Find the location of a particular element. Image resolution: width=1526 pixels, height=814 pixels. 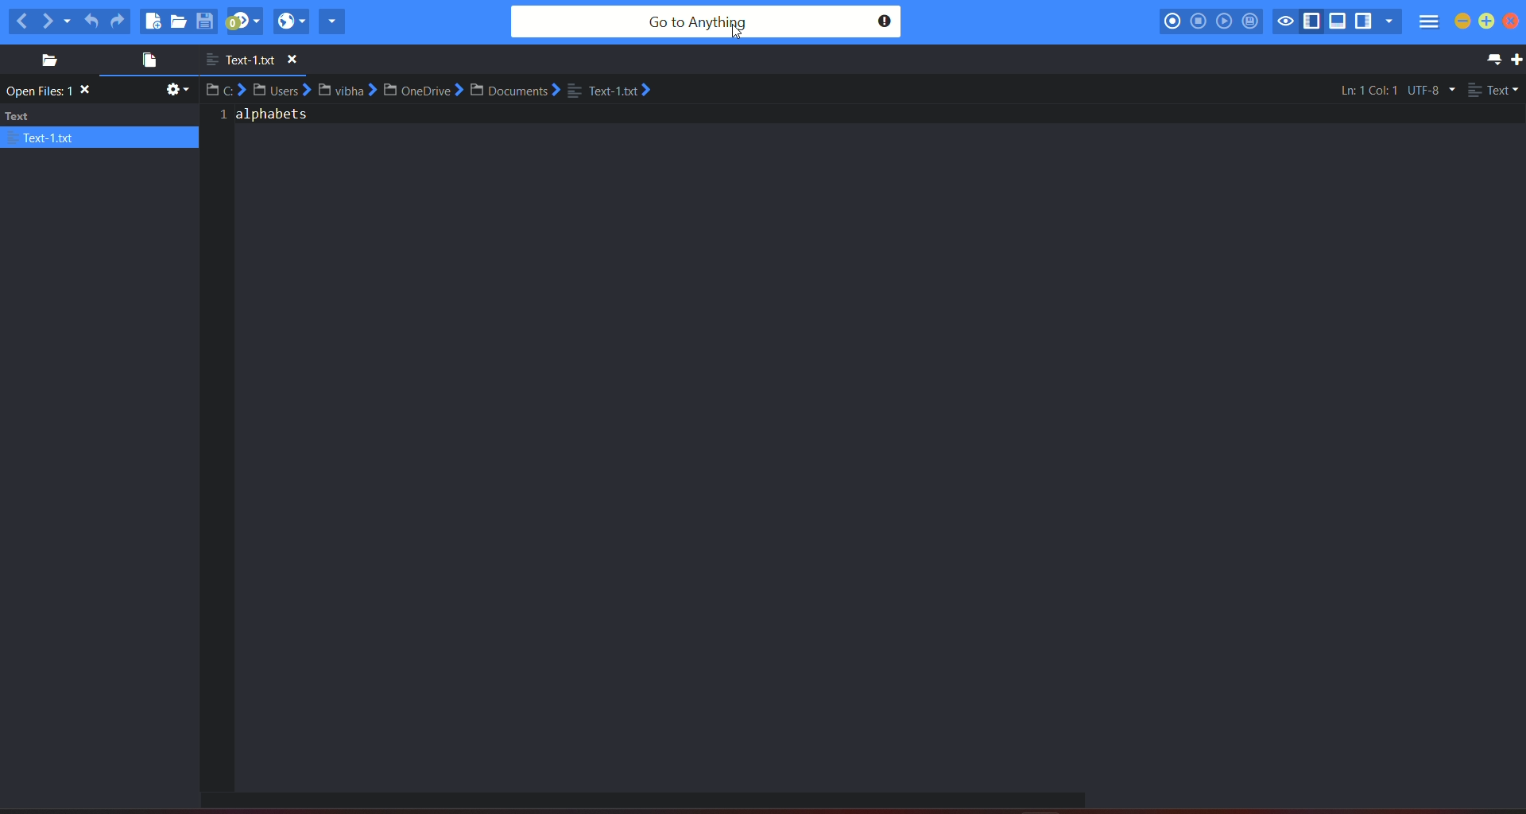

redo is located at coordinates (118, 21).